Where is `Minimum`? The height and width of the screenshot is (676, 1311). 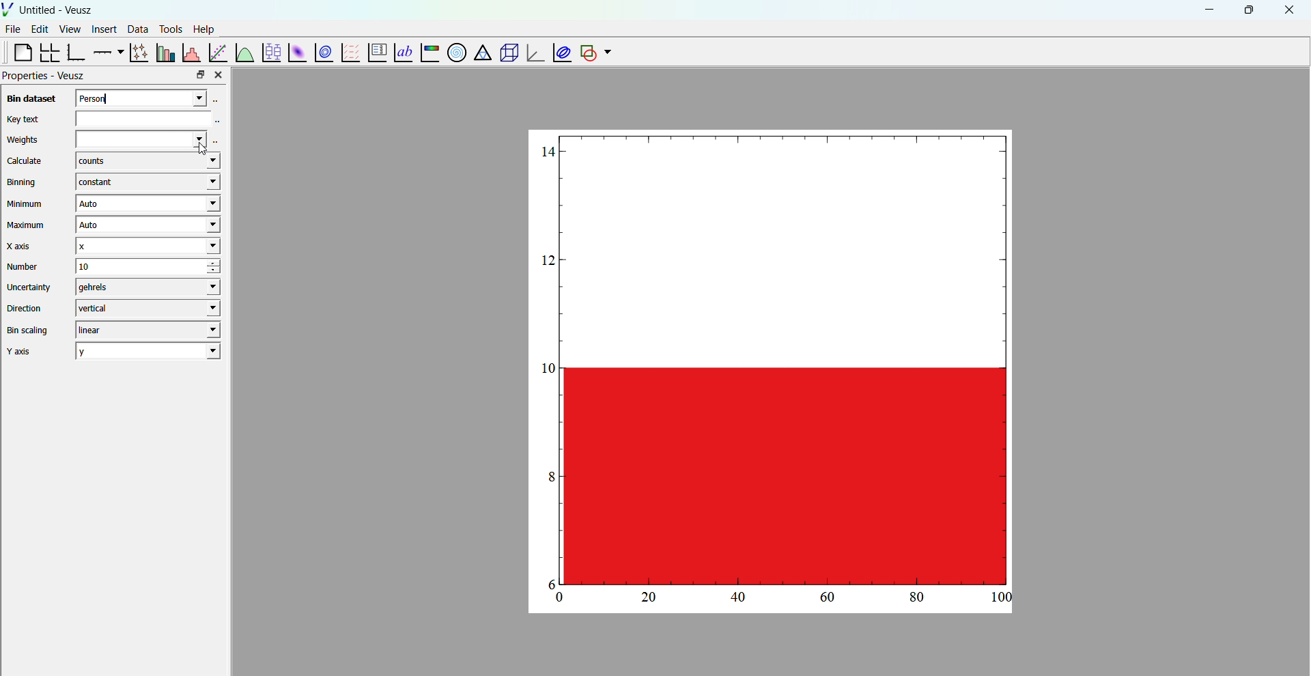
Minimum is located at coordinates (25, 204).